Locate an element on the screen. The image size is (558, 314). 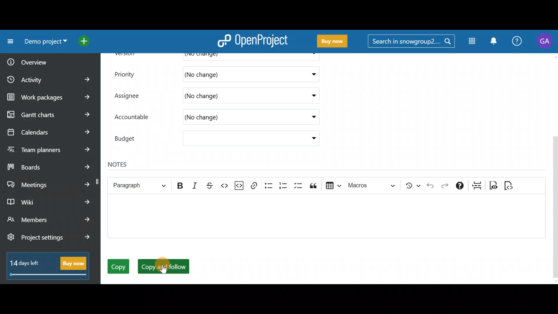
Text editor is located at coordinates (321, 218).